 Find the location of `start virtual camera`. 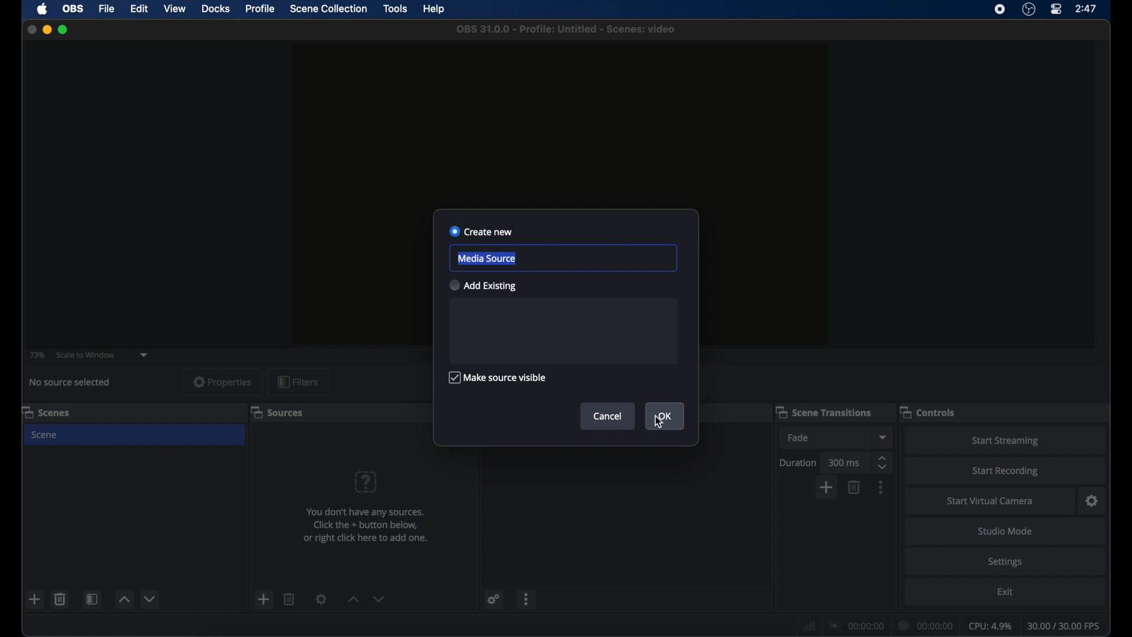

start virtual camera is located at coordinates (990, 501).